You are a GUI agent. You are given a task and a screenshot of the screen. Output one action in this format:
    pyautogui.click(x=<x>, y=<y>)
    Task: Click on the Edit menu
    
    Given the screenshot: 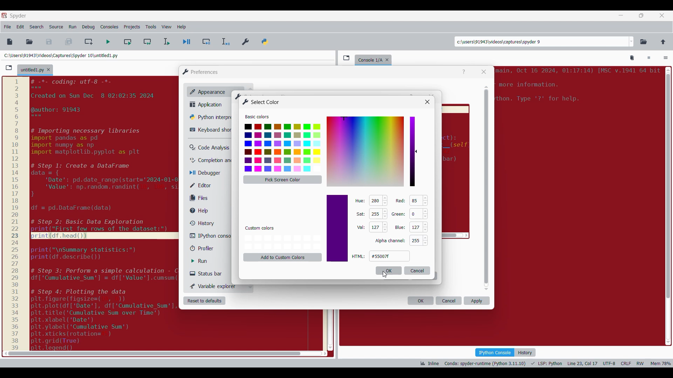 What is the action you would take?
    pyautogui.click(x=20, y=27)
    